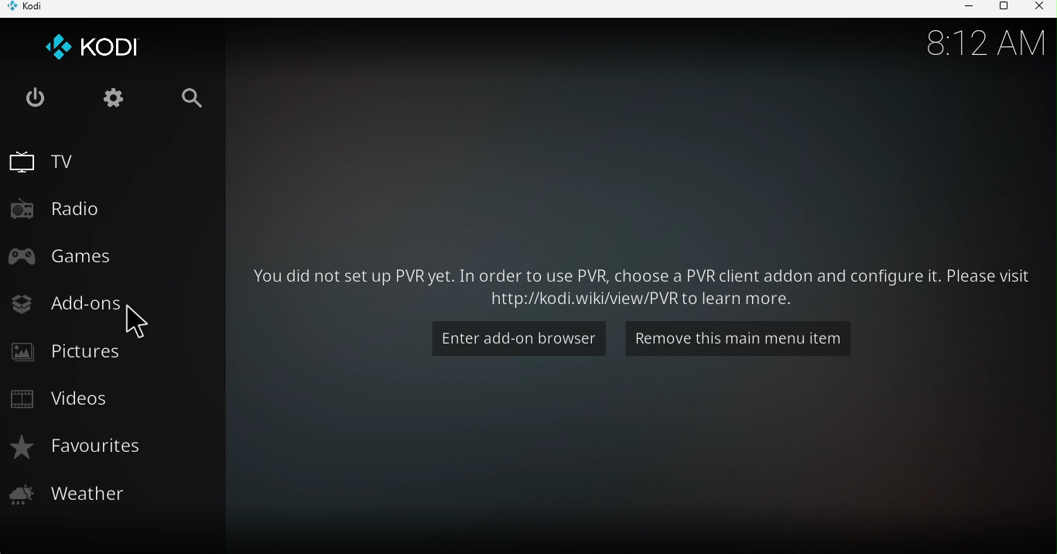  Describe the element at coordinates (76, 351) in the screenshot. I see `Pictures` at that location.